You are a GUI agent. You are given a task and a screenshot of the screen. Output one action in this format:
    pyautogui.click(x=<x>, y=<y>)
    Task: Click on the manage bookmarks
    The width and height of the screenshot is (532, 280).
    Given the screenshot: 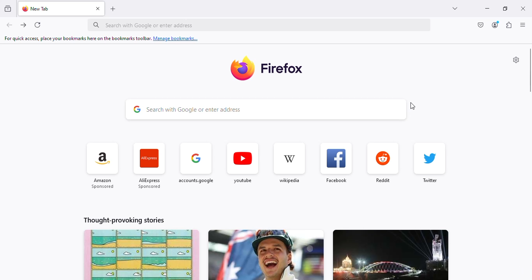 What is the action you would take?
    pyautogui.click(x=102, y=38)
    